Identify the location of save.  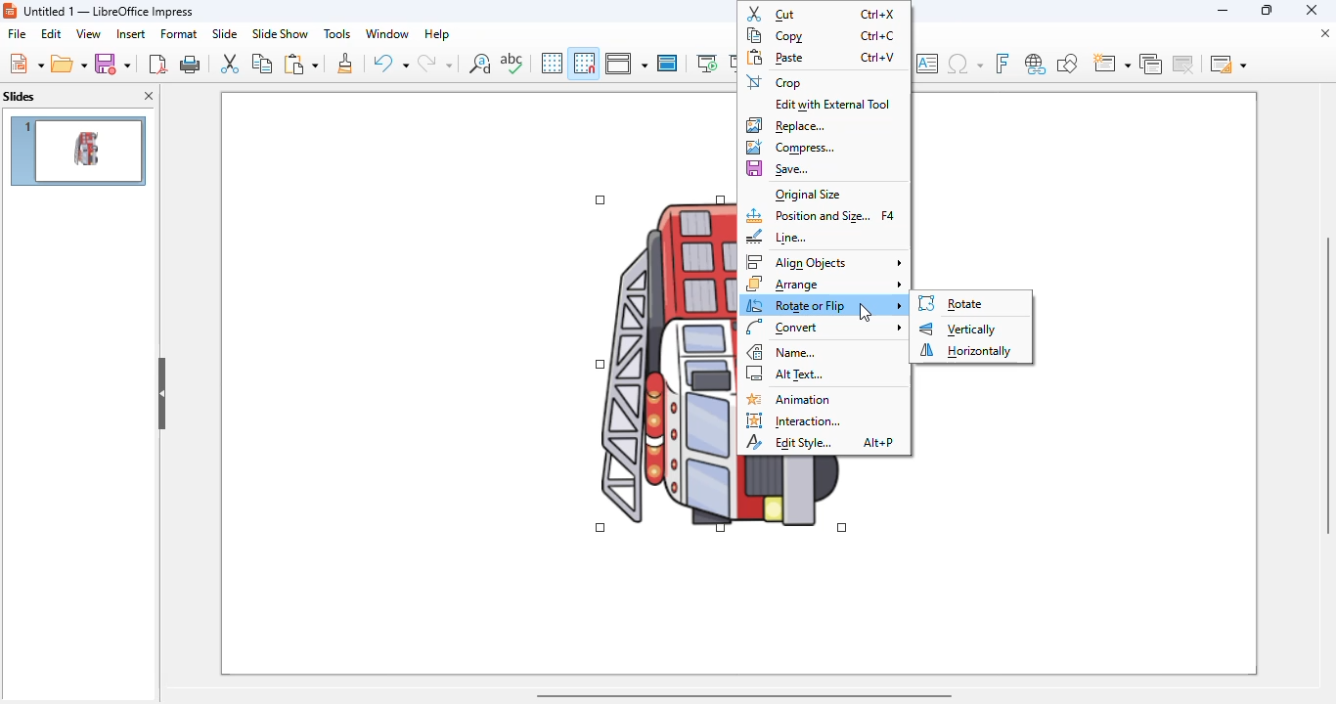
(113, 64).